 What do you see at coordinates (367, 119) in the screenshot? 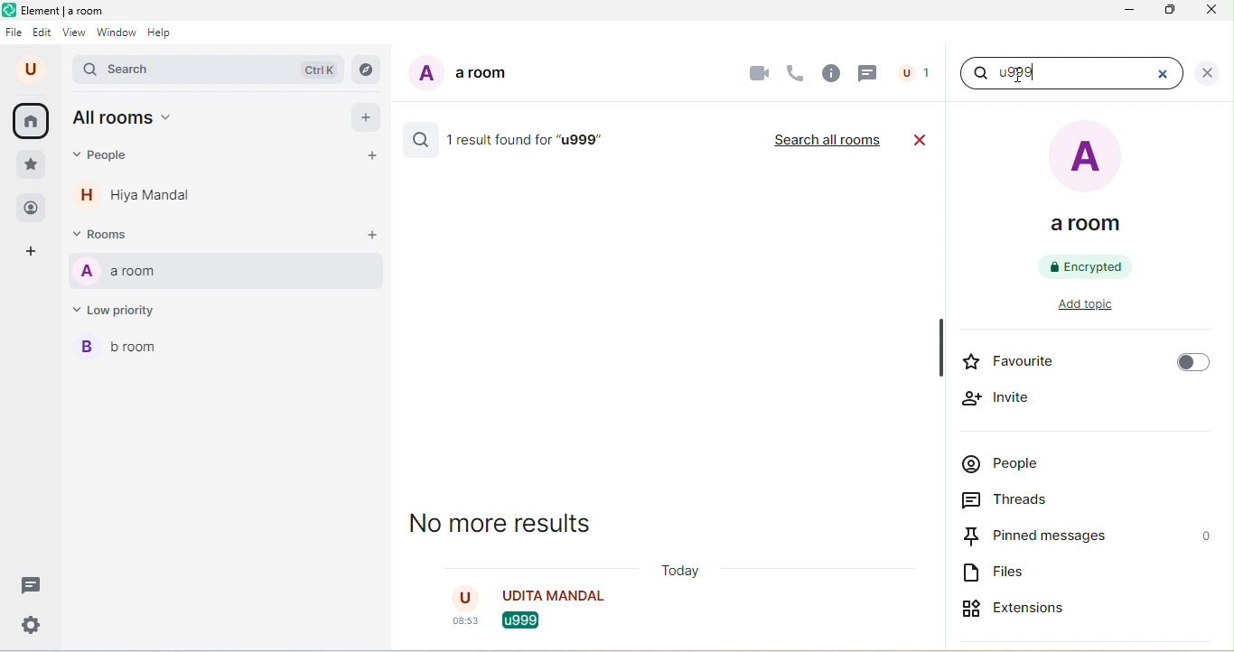
I see `add` at bounding box center [367, 119].